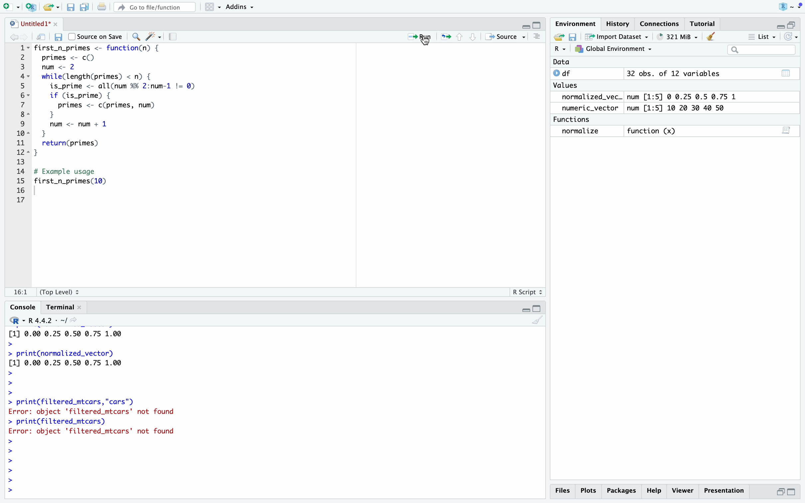 The height and width of the screenshot is (503, 805). What do you see at coordinates (153, 37) in the screenshot?
I see `code tools` at bounding box center [153, 37].